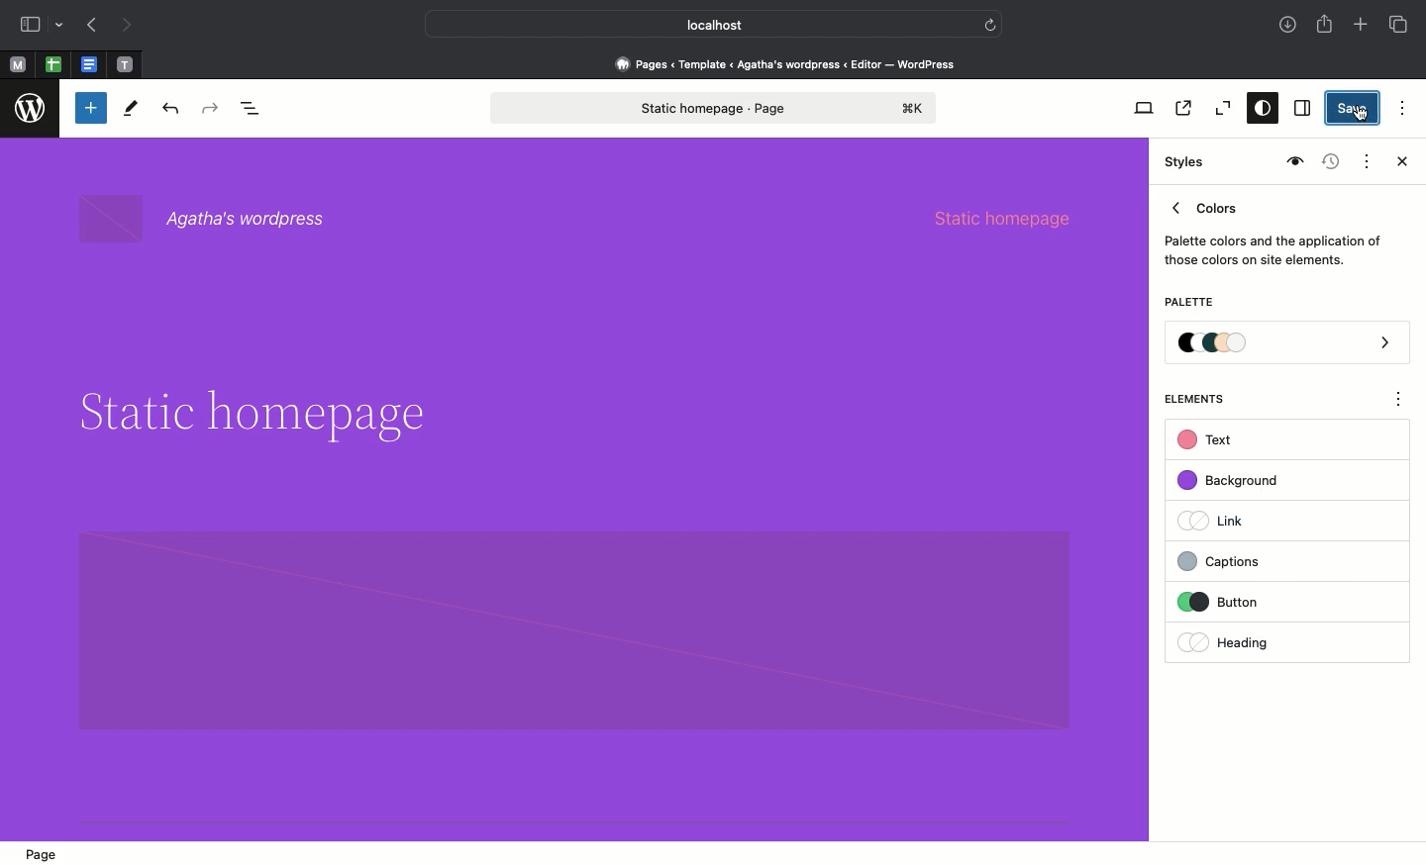 The image size is (1426, 865). Describe the element at coordinates (91, 108) in the screenshot. I see `Toggle blocker` at that location.